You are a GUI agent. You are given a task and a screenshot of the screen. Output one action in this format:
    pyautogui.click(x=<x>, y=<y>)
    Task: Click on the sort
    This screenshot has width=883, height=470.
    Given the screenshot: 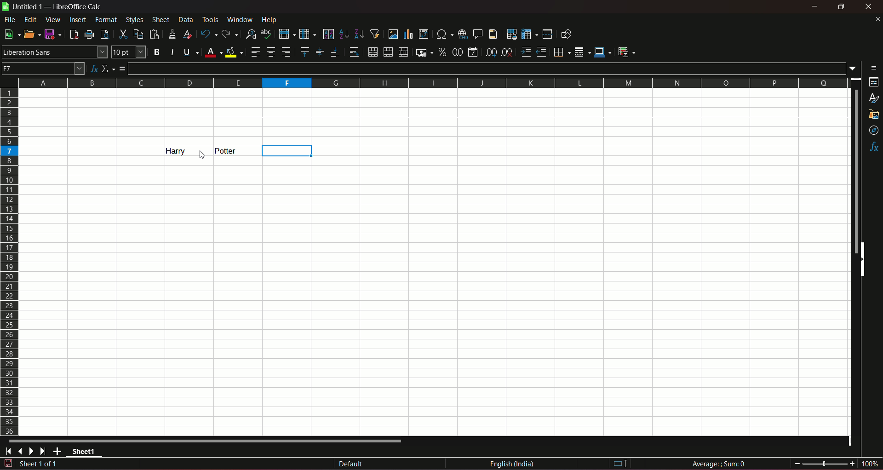 What is the action you would take?
    pyautogui.click(x=328, y=34)
    